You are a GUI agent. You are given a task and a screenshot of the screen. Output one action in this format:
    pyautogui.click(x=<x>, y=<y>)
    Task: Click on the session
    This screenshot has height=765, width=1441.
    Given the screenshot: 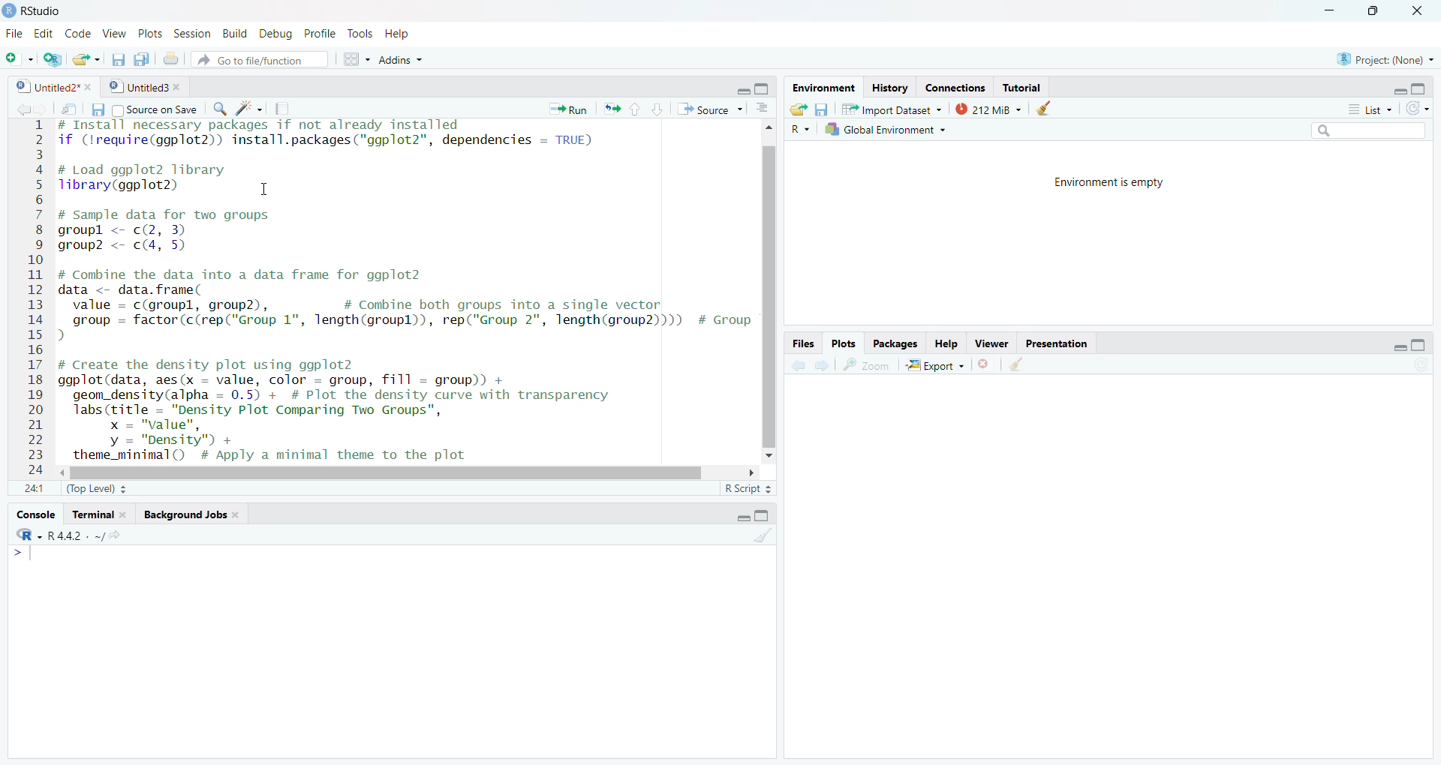 What is the action you would take?
    pyautogui.click(x=195, y=32)
    